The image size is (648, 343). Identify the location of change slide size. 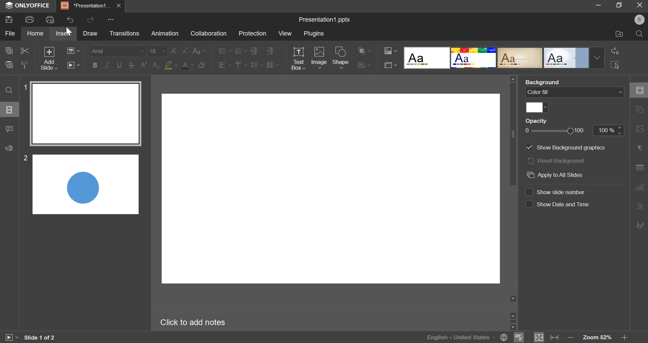
(391, 65).